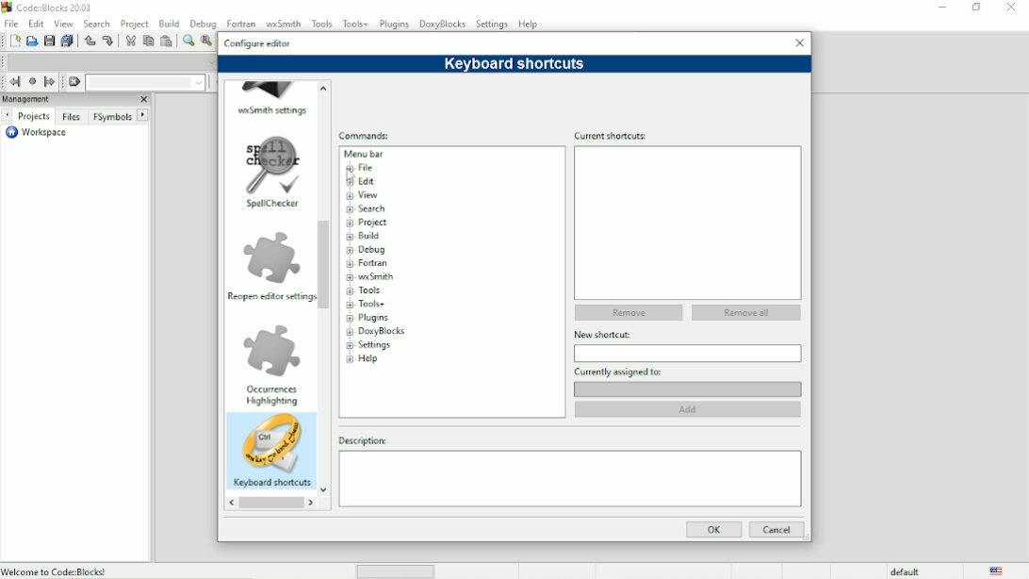 The width and height of the screenshot is (1029, 579). Describe the element at coordinates (687, 389) in the screenshot. I see `` at that location.